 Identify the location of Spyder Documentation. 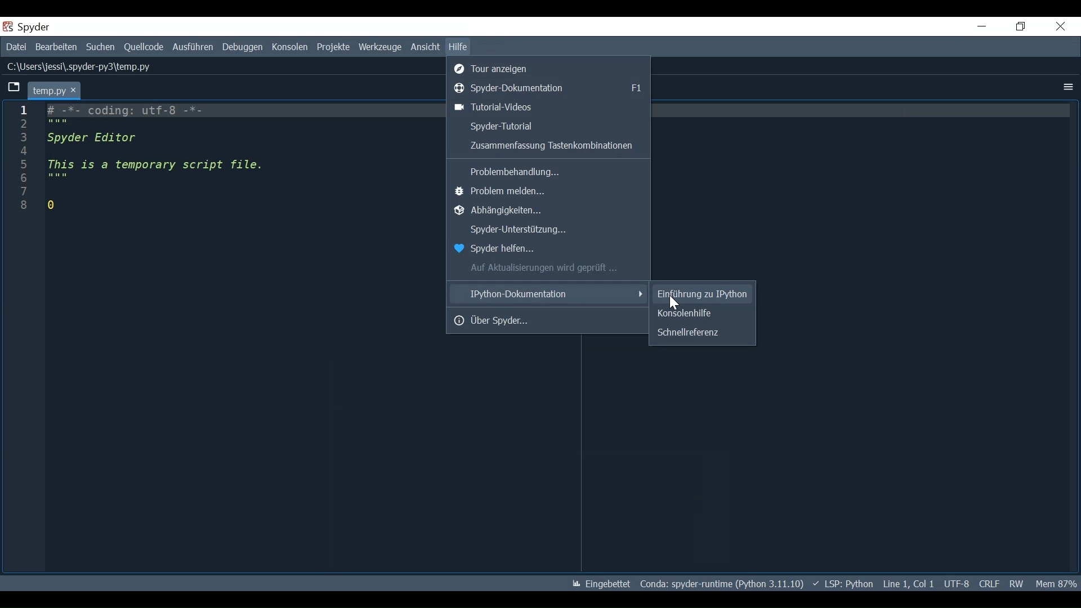
(550, 87).